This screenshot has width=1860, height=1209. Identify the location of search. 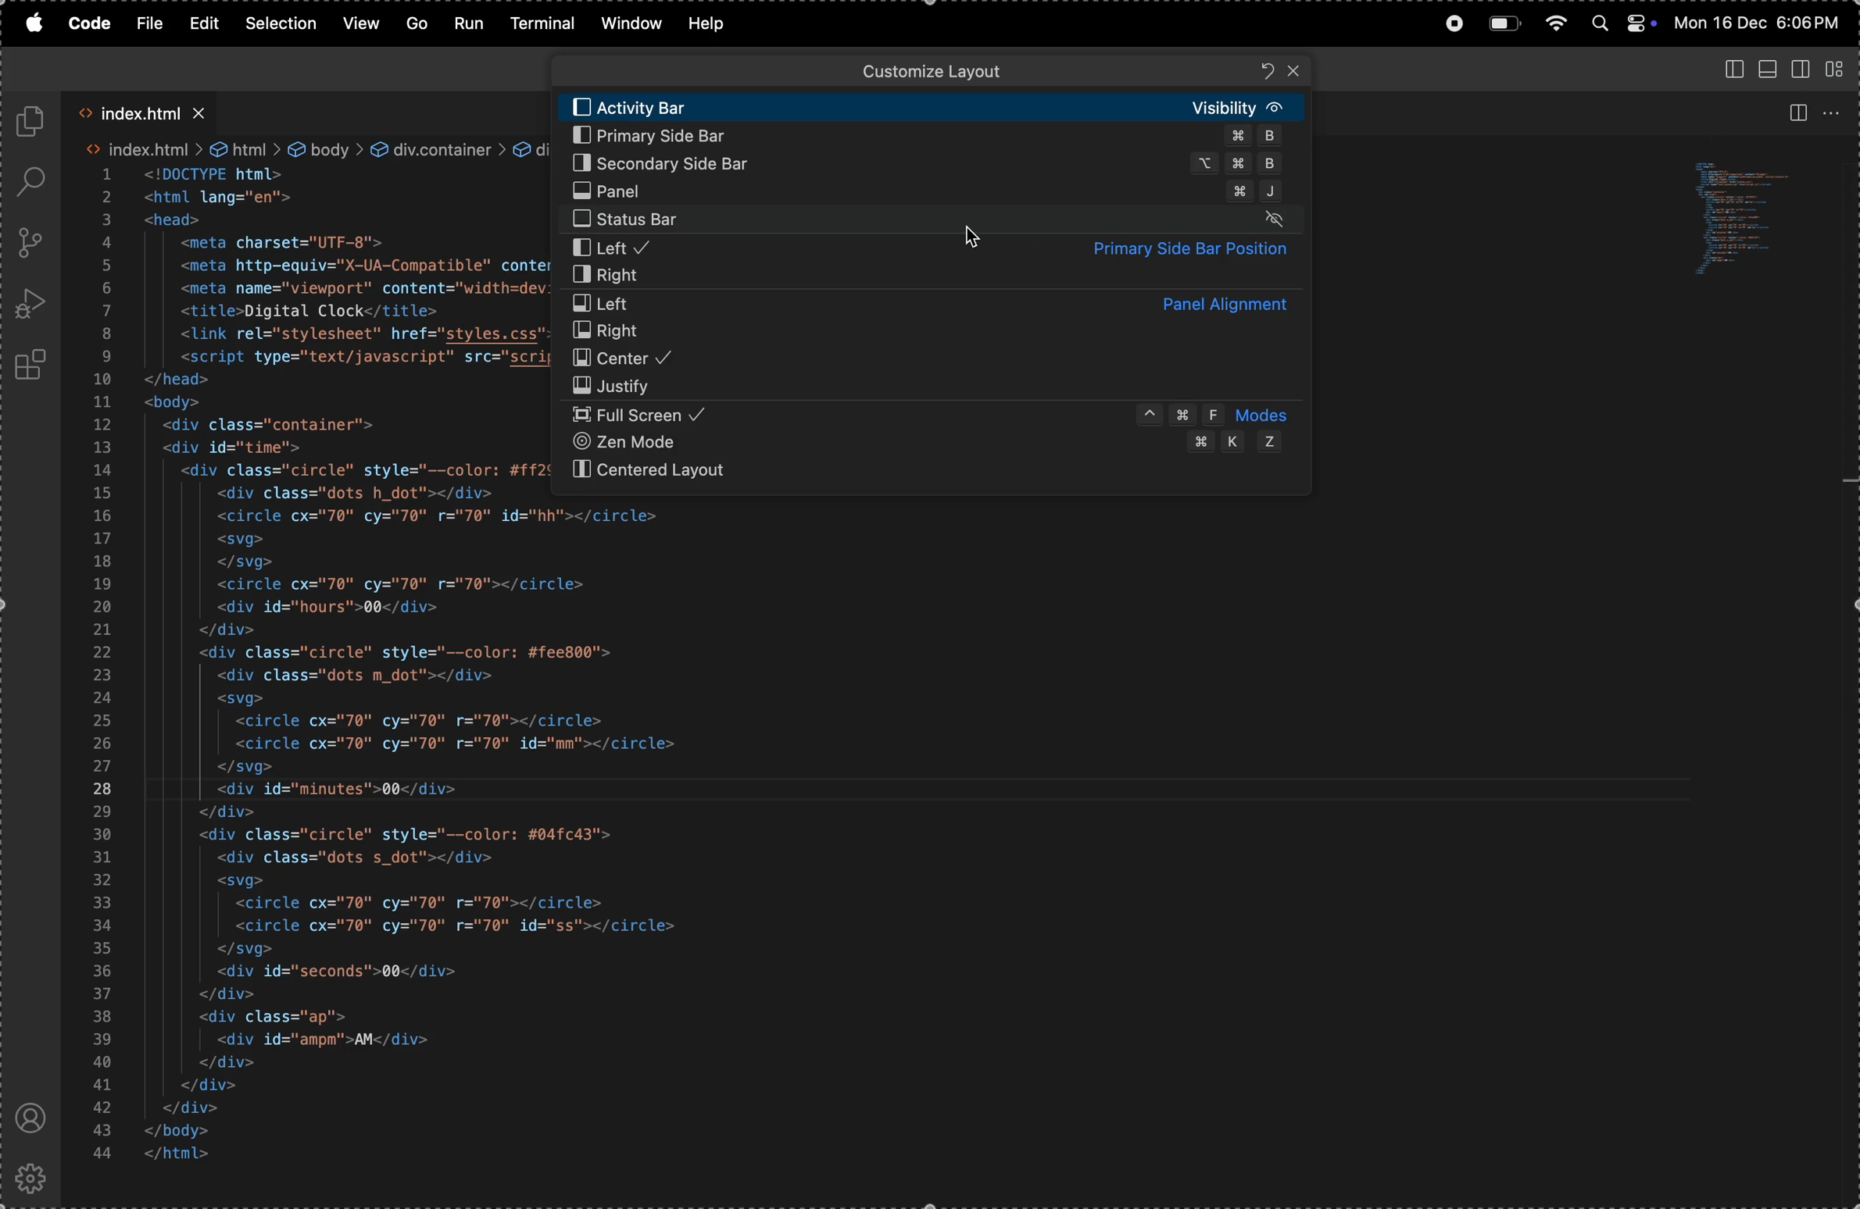
(37, 182).